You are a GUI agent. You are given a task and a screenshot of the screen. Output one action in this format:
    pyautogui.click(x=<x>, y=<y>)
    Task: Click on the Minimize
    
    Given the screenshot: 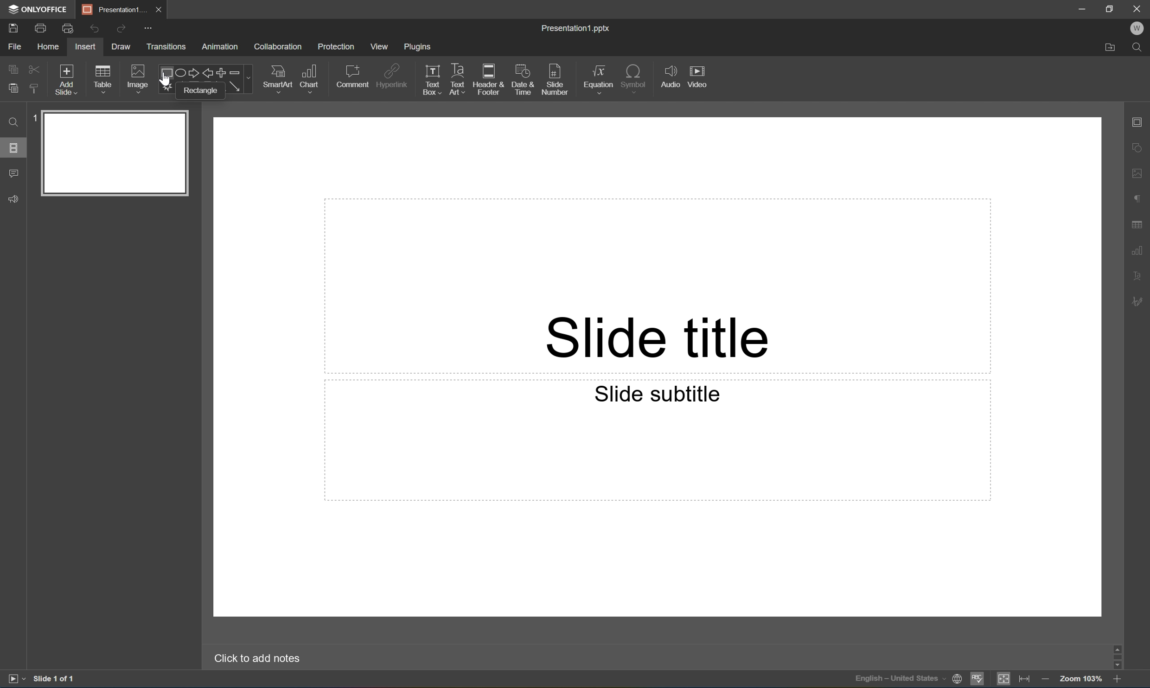 What is the action you would take?
    pyautogui.click(x=1082, y=7)
    